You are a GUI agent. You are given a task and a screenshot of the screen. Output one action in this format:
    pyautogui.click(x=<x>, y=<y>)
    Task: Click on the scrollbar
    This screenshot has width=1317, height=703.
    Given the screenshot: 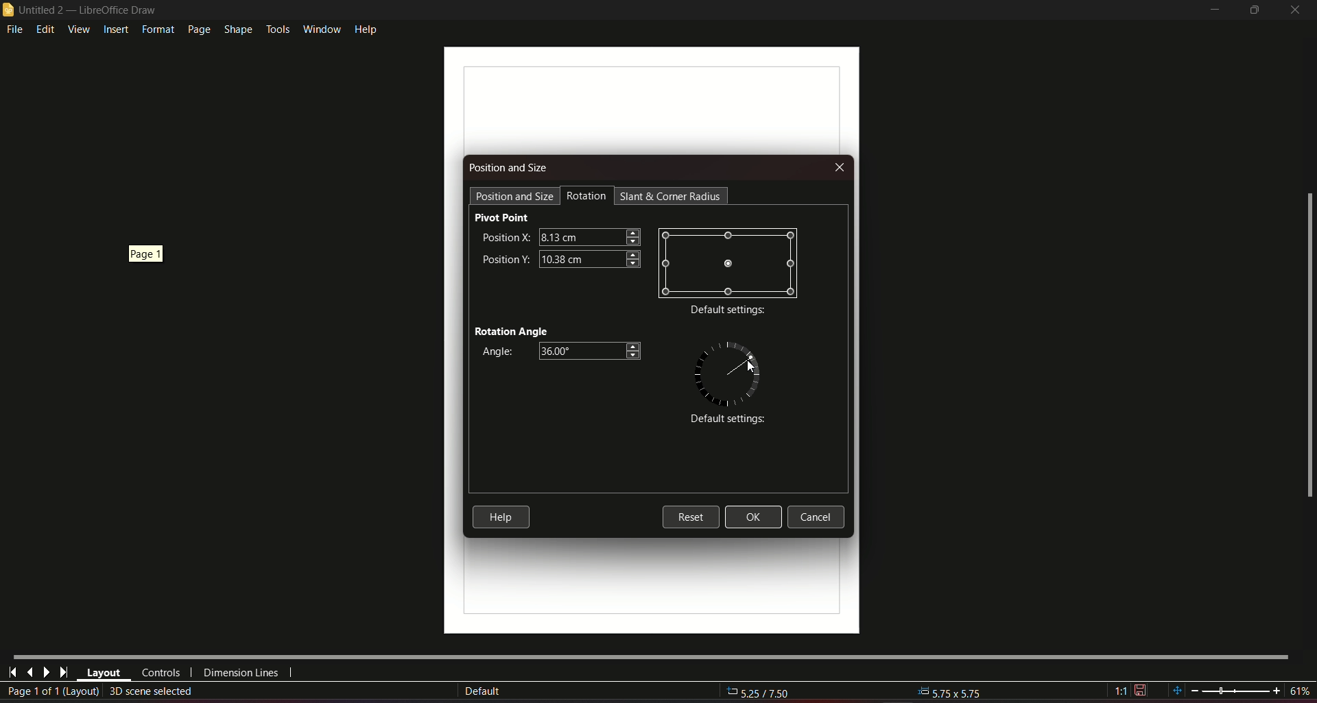 What is the action you would take?
    pyautogui.click(x=1308, y=346)
    